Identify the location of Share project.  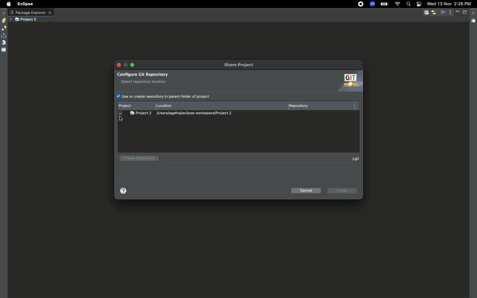
(240, 65).